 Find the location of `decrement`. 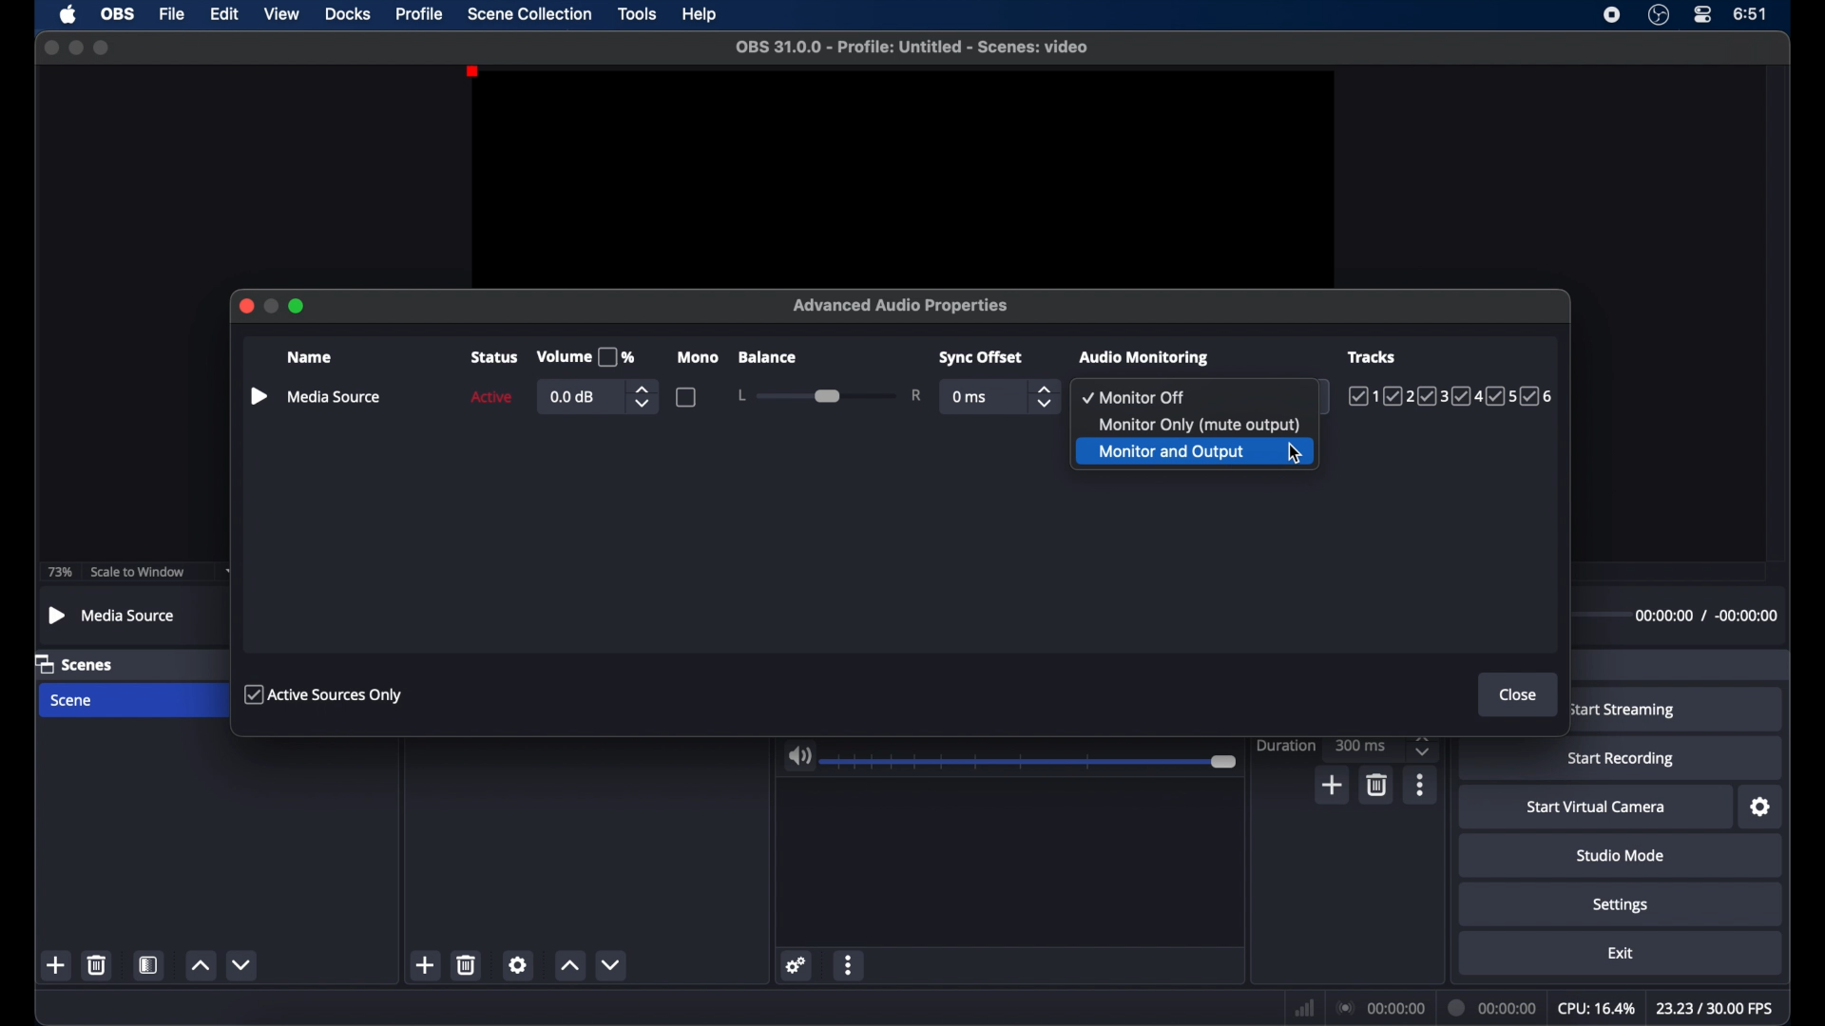

decrement is located at coordinates (614, 964).